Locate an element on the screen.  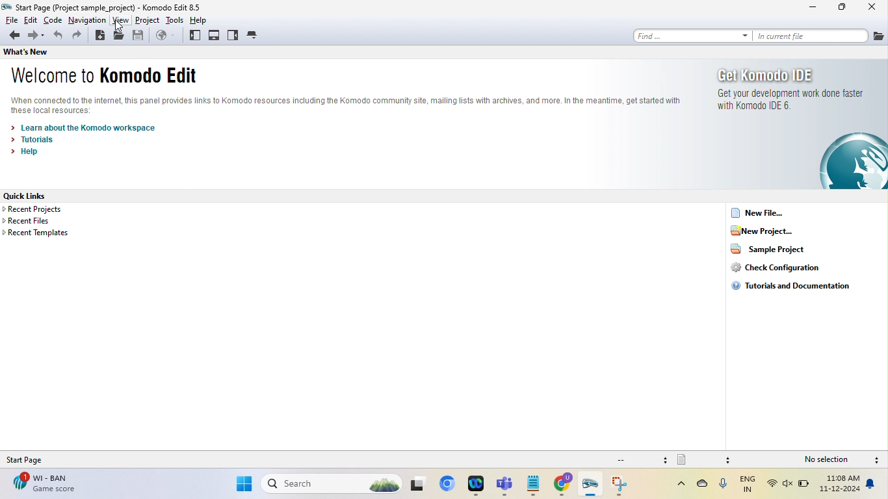
wi ban game score is located at coordinates (42, 483).